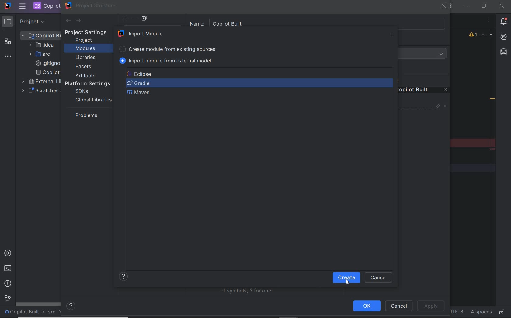  Describe the element at coordinates (138, 83) in the screenshot. I see `GRADLE` at that location.